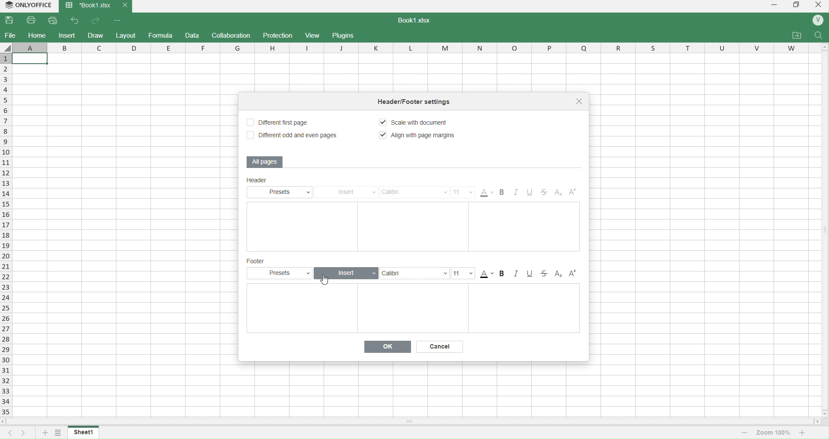 Image resolution: width=829 pixels, height=439 pixels. What do you see at coordinates (796, 6) in the screenshot?
I see `windows` at bounding box center [796, 6].